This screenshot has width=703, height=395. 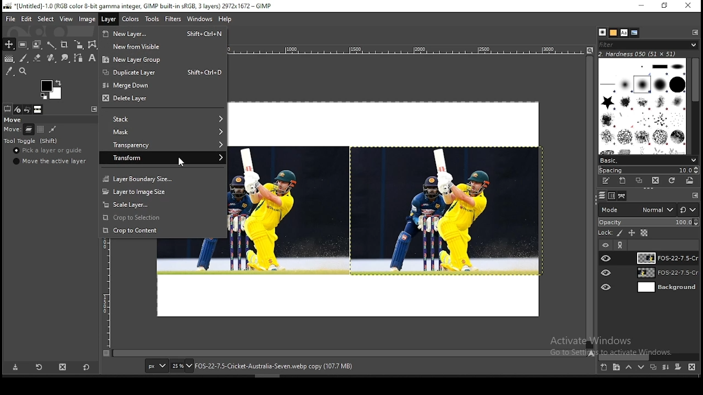 I want to click on spacing, so click(x=648, y=170).